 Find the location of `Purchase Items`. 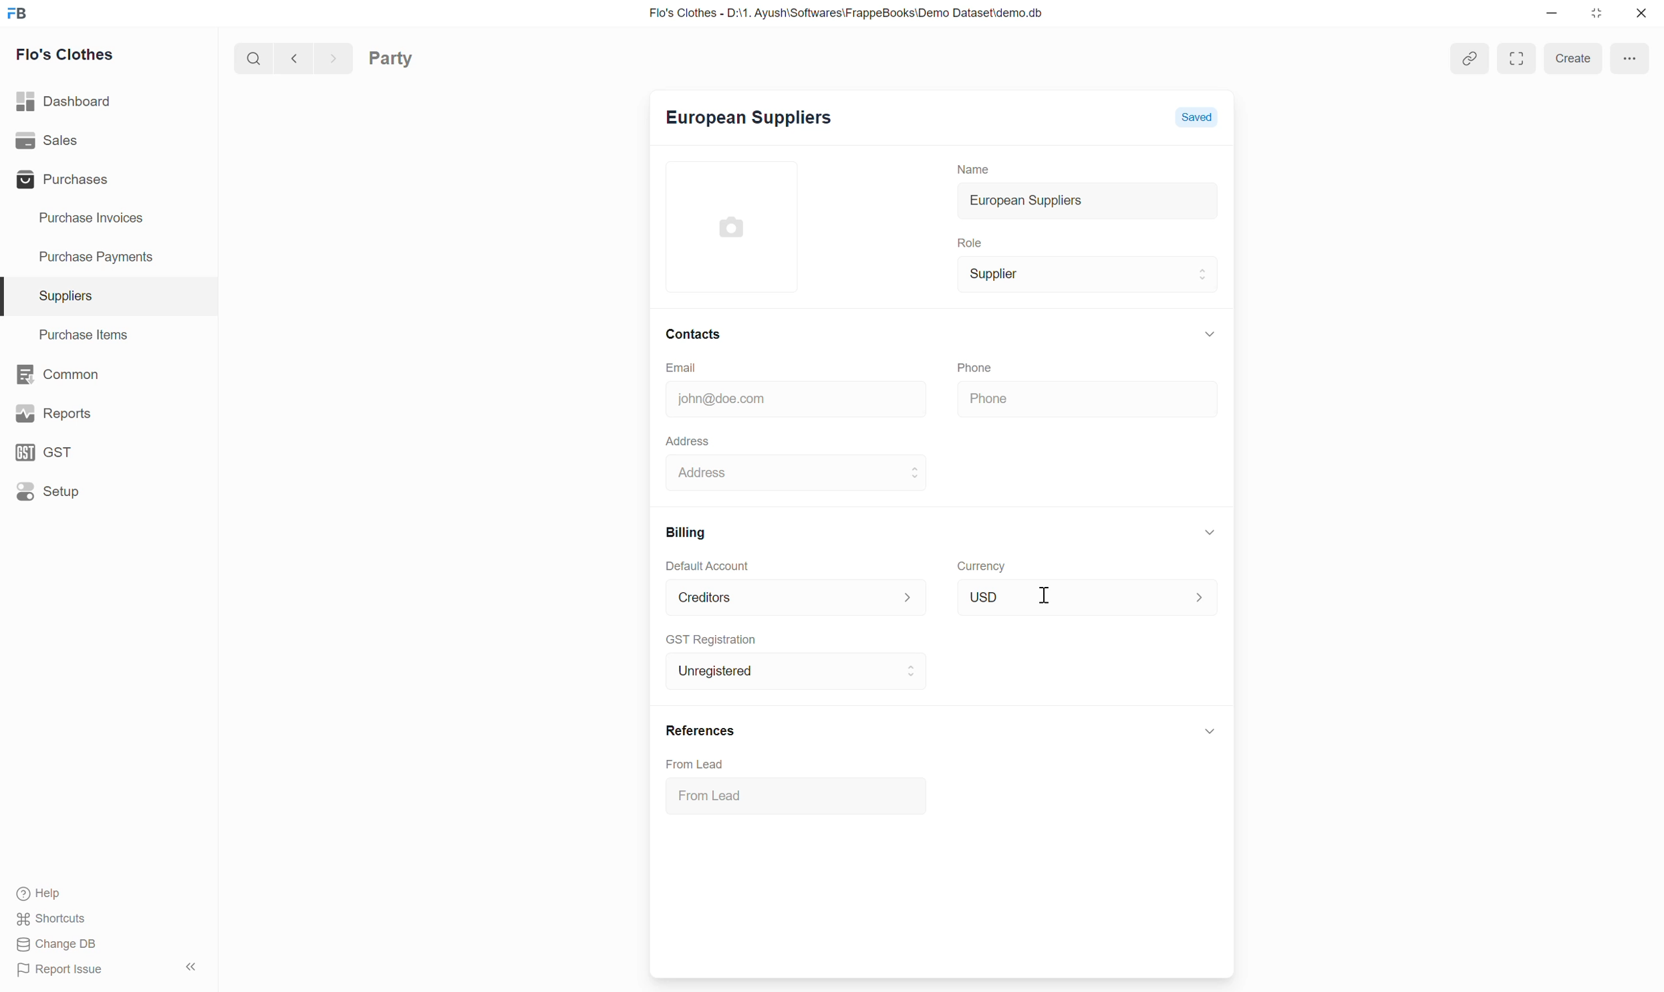

Purchase Items is located at coordinates (80, 334).